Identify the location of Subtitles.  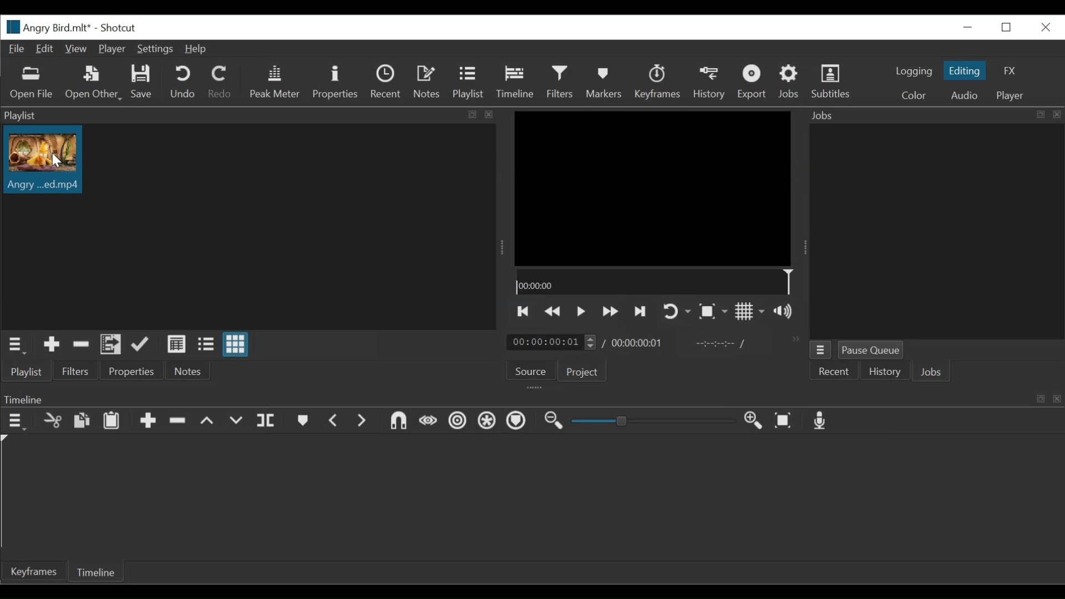
(831, 82).